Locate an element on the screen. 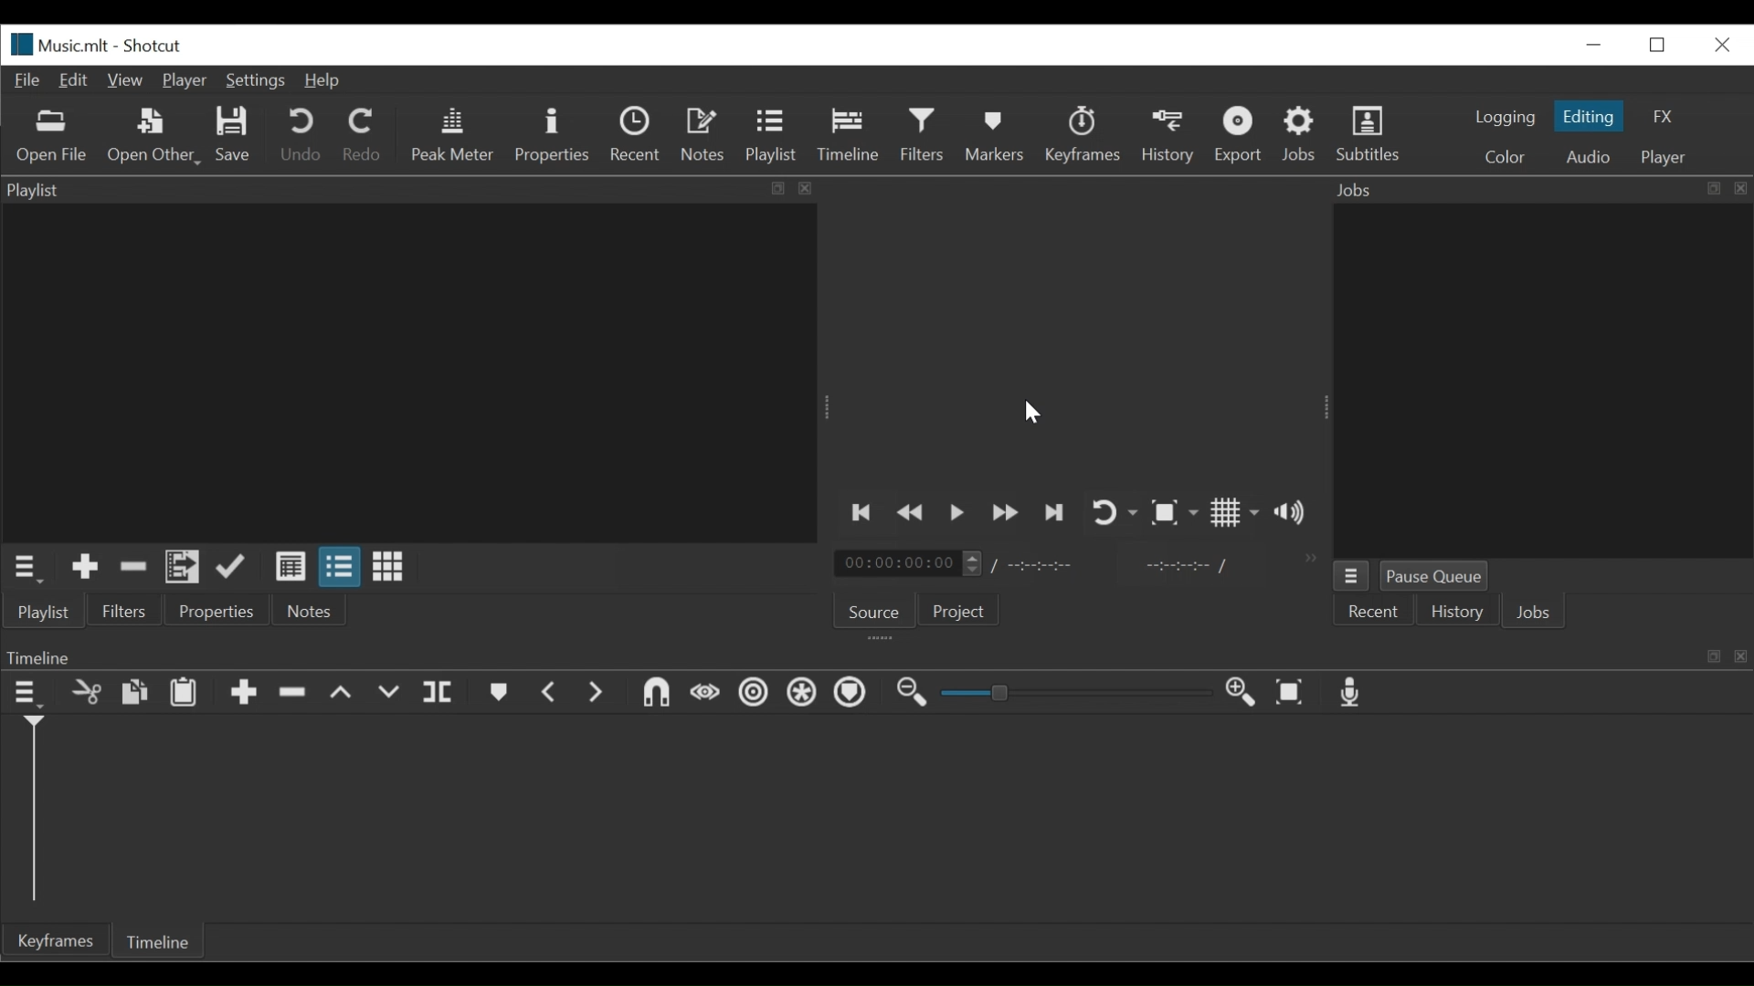  Player is located at coordinates (1663, 159).